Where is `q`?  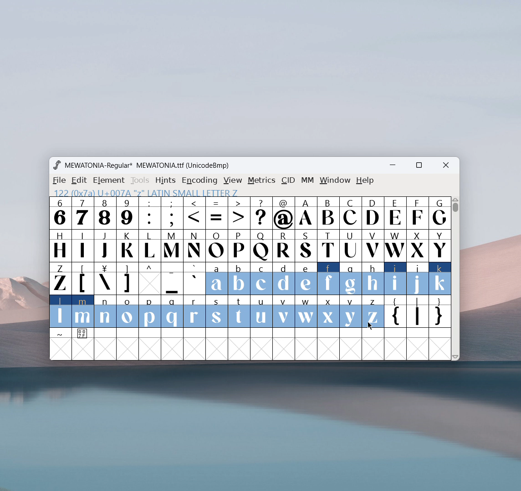 q is located at coordinates (172, 312).